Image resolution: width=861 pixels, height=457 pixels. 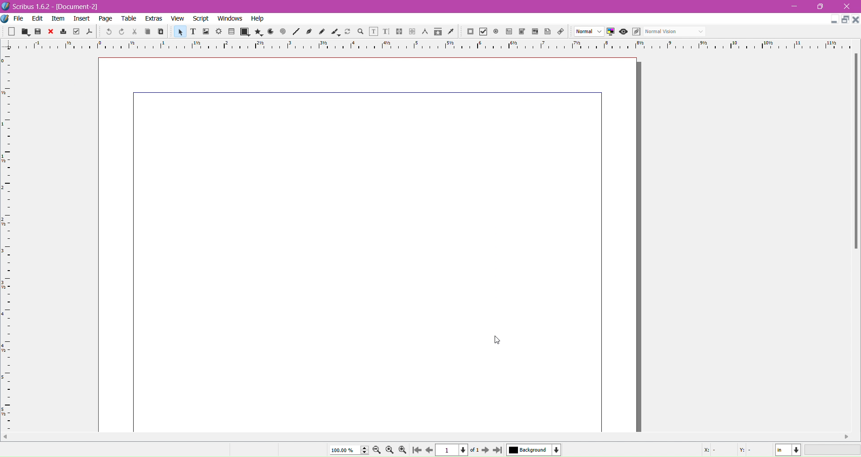 What do you see at coordinates (82, 20) in the screenshot?
I see `Insert` at bounding box center [82, 20].